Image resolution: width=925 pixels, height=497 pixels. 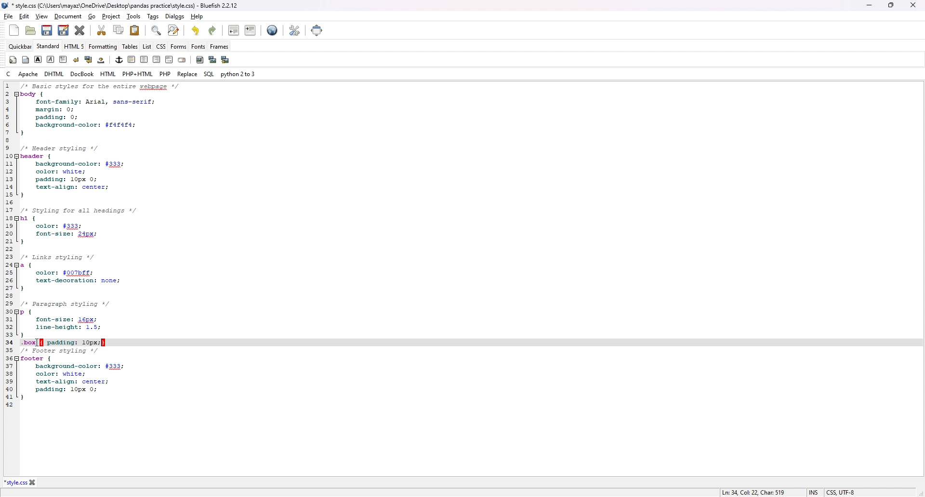 What do you see at coordinates (69, 16) in the screenshot?
I see `document` at bounding box center [69, 16].